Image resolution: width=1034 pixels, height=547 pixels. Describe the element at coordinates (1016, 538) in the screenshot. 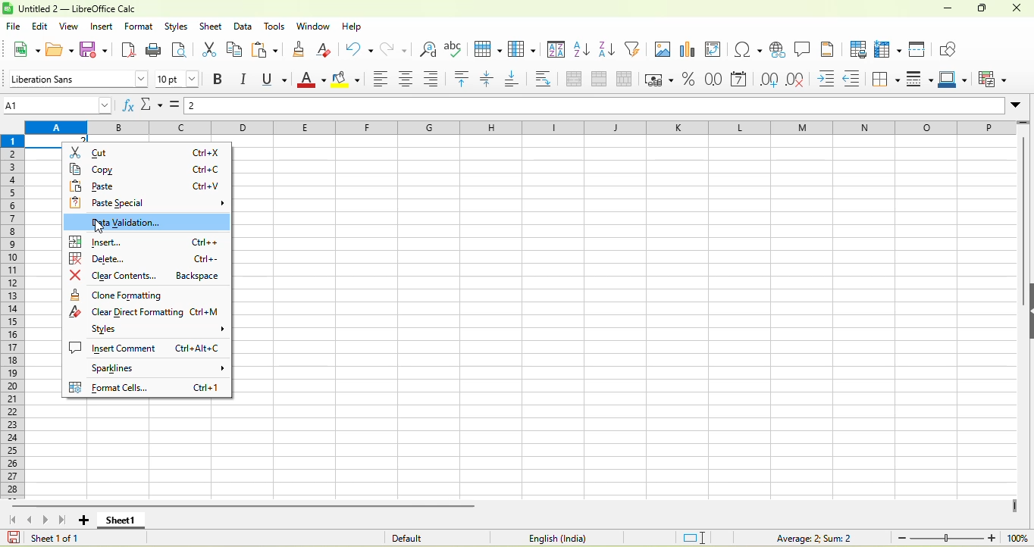

I see `100%` at that location.